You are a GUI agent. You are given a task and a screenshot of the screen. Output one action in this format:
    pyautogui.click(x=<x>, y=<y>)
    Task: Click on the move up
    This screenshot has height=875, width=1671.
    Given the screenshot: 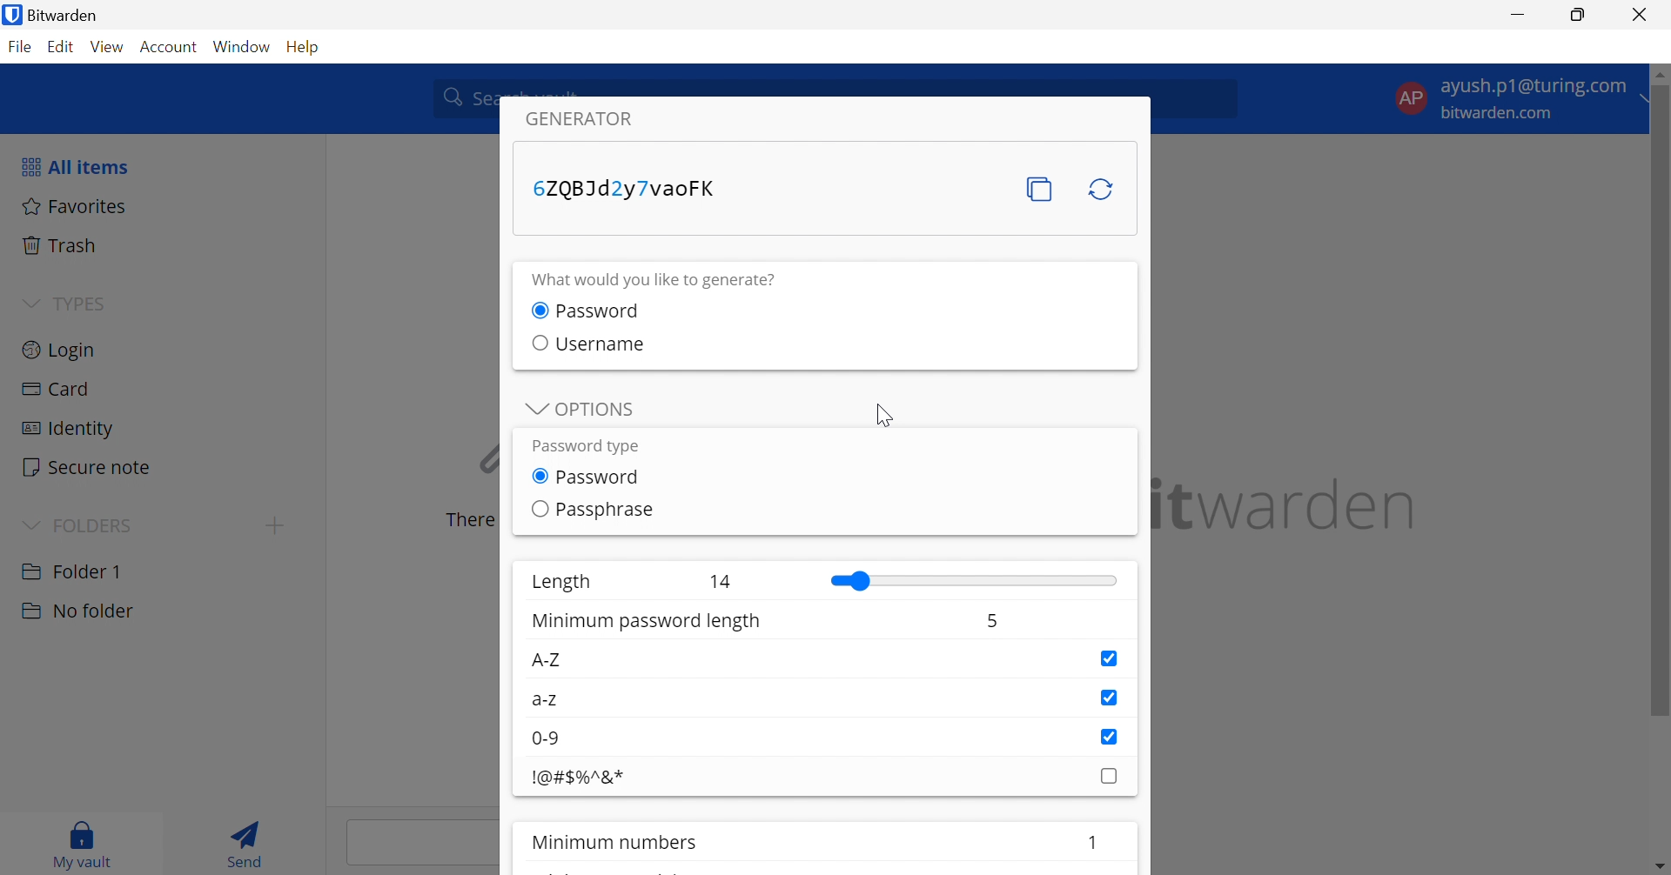 What is the action you would take?
    pyautogui.click(x=1661, y=75)
    